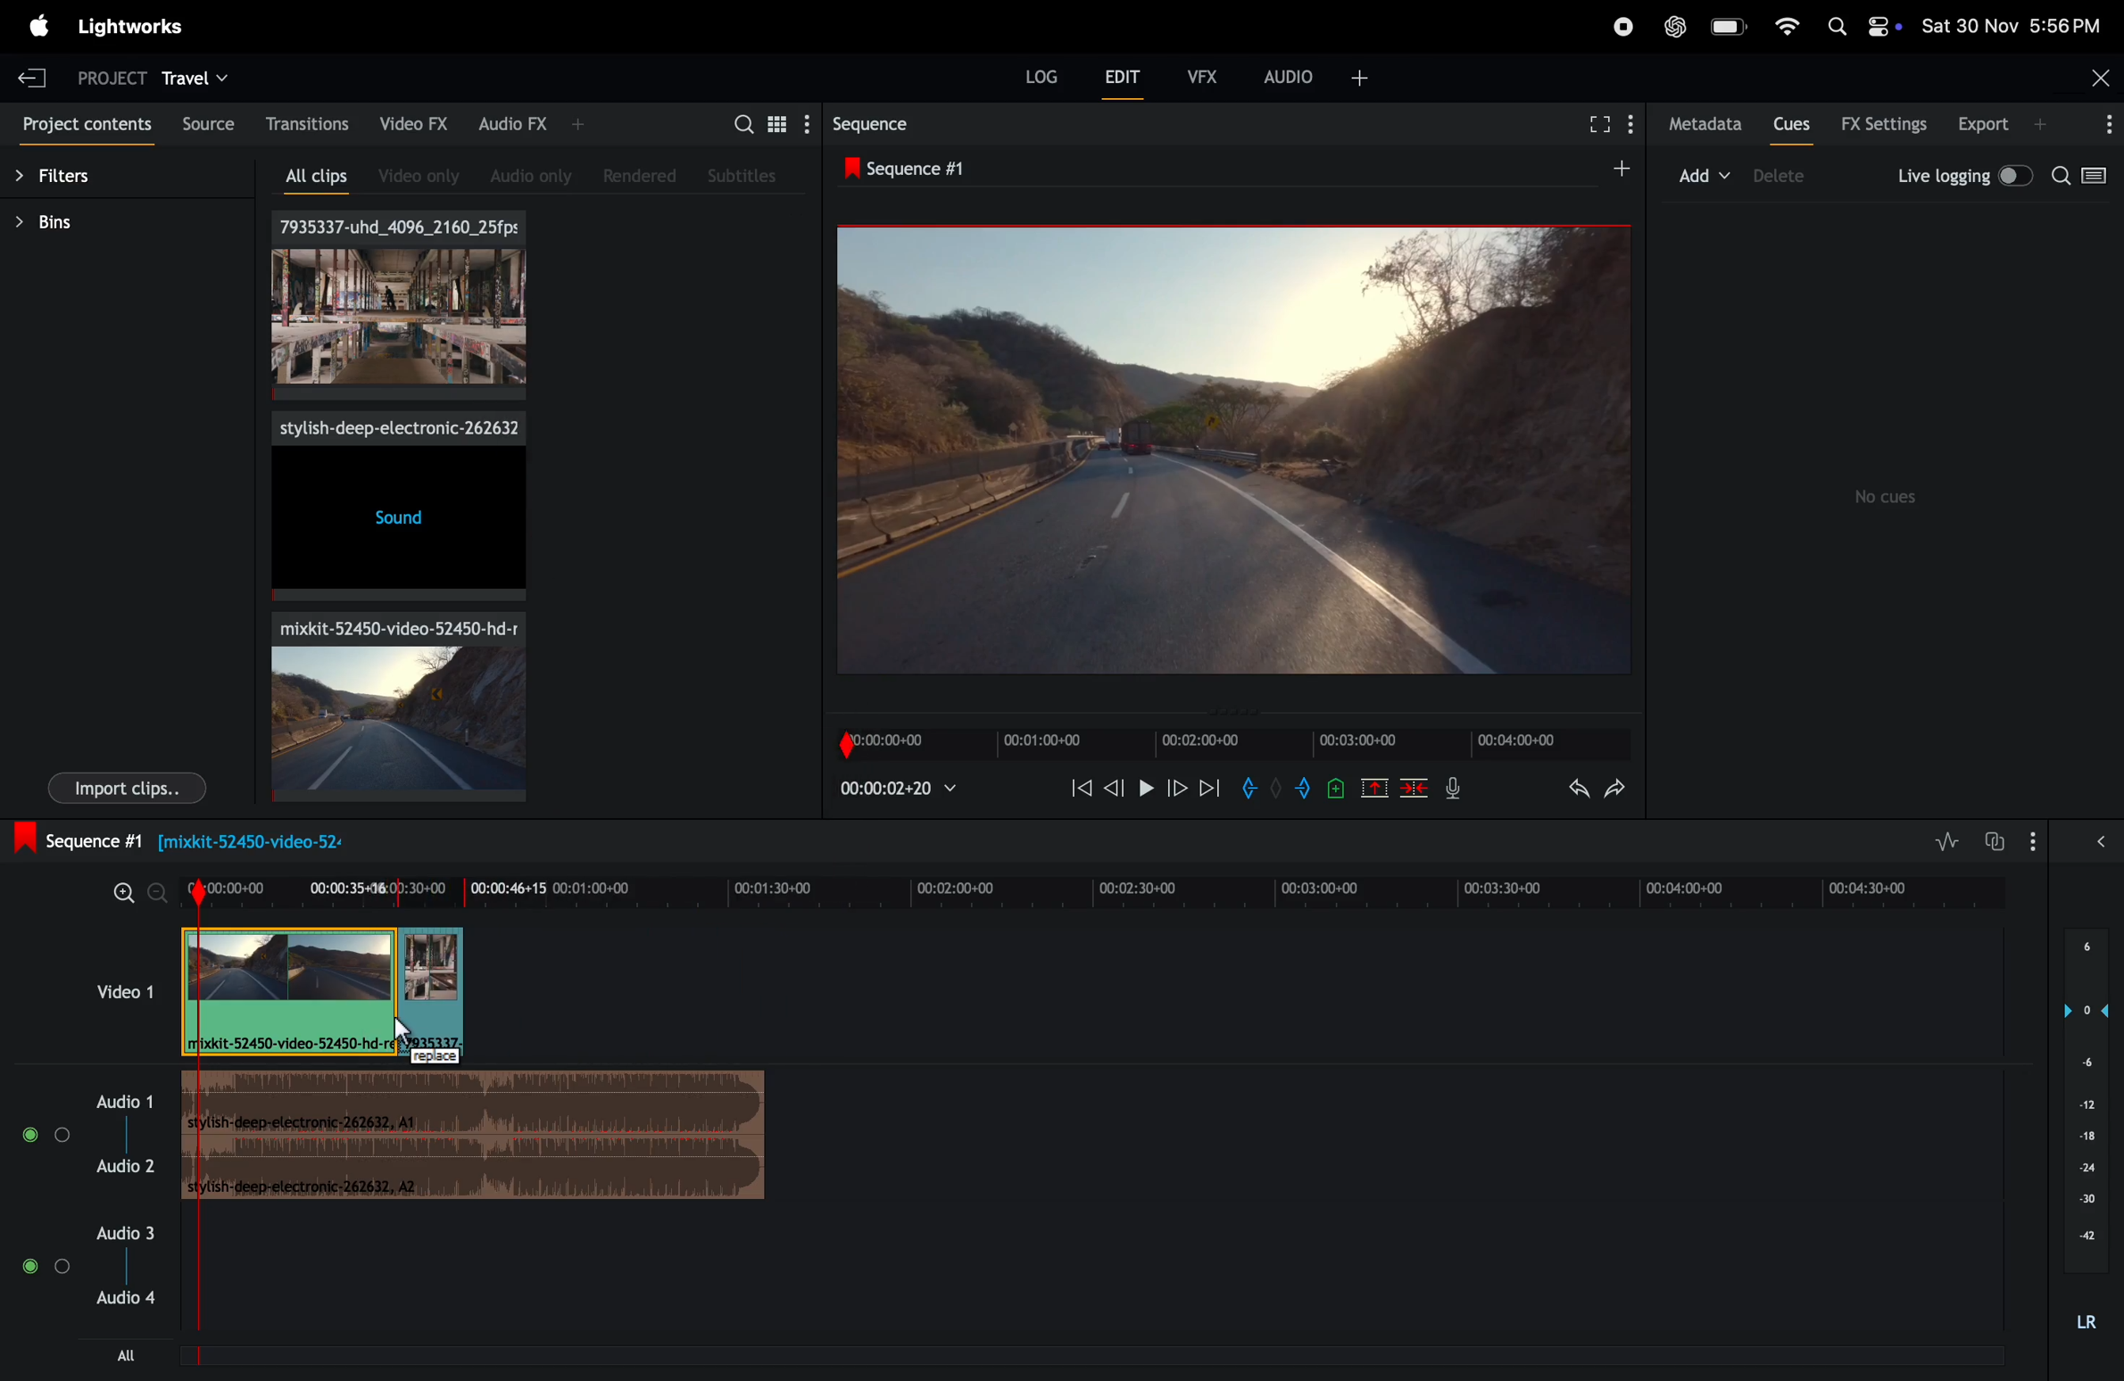 The height and width of the screenshot is (1381, 2124). Describe the element at coordinates (1673, 28) in the screenshot. I see `chatgpt` at that location.